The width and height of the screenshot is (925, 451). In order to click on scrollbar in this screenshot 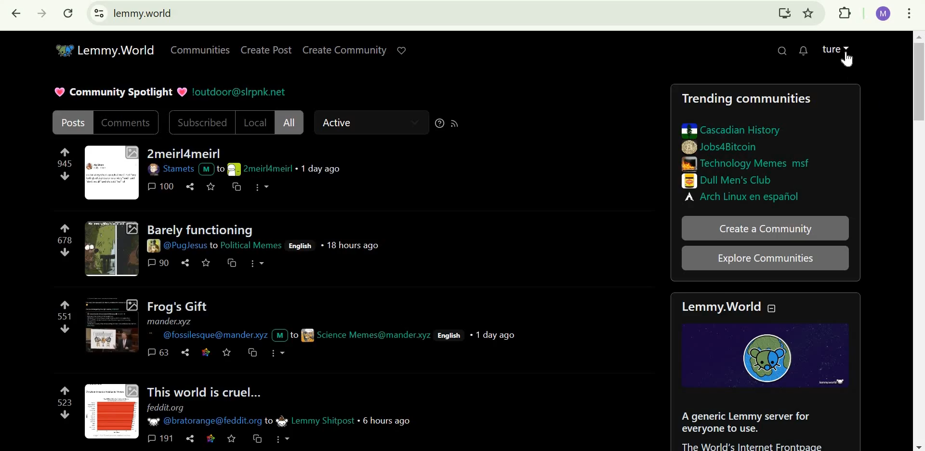, I will do `click(919, 240)`.